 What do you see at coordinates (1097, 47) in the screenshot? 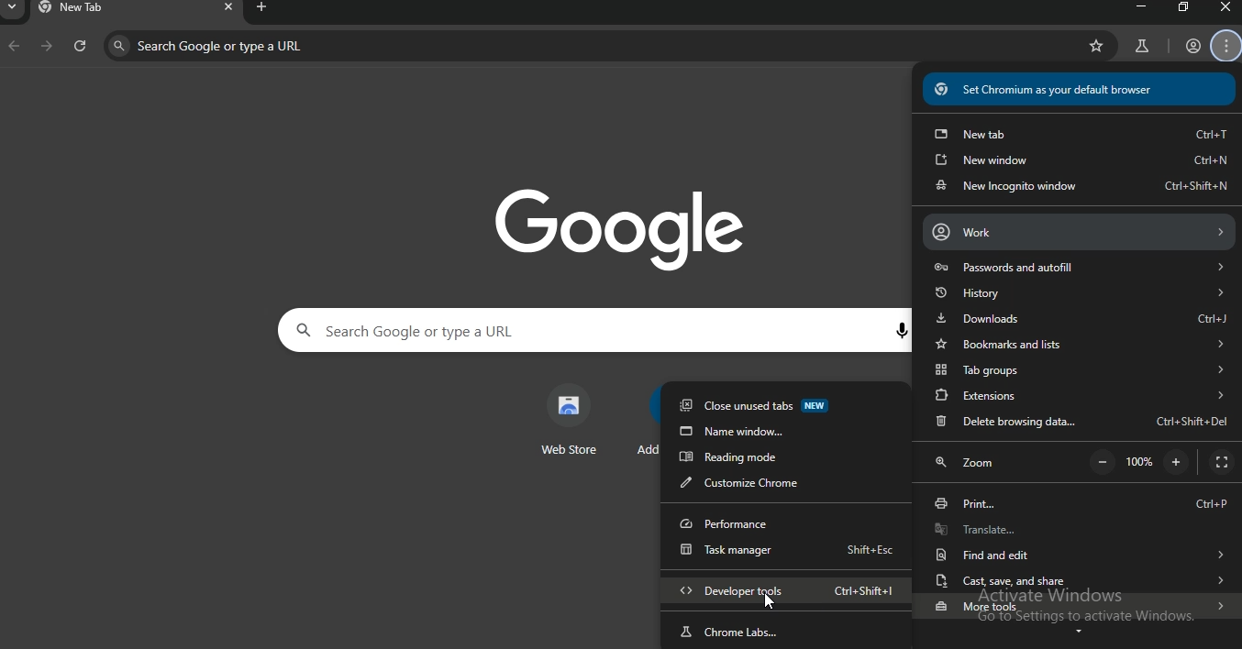
I see `bookmark page` at bounding box center [1097, 47].